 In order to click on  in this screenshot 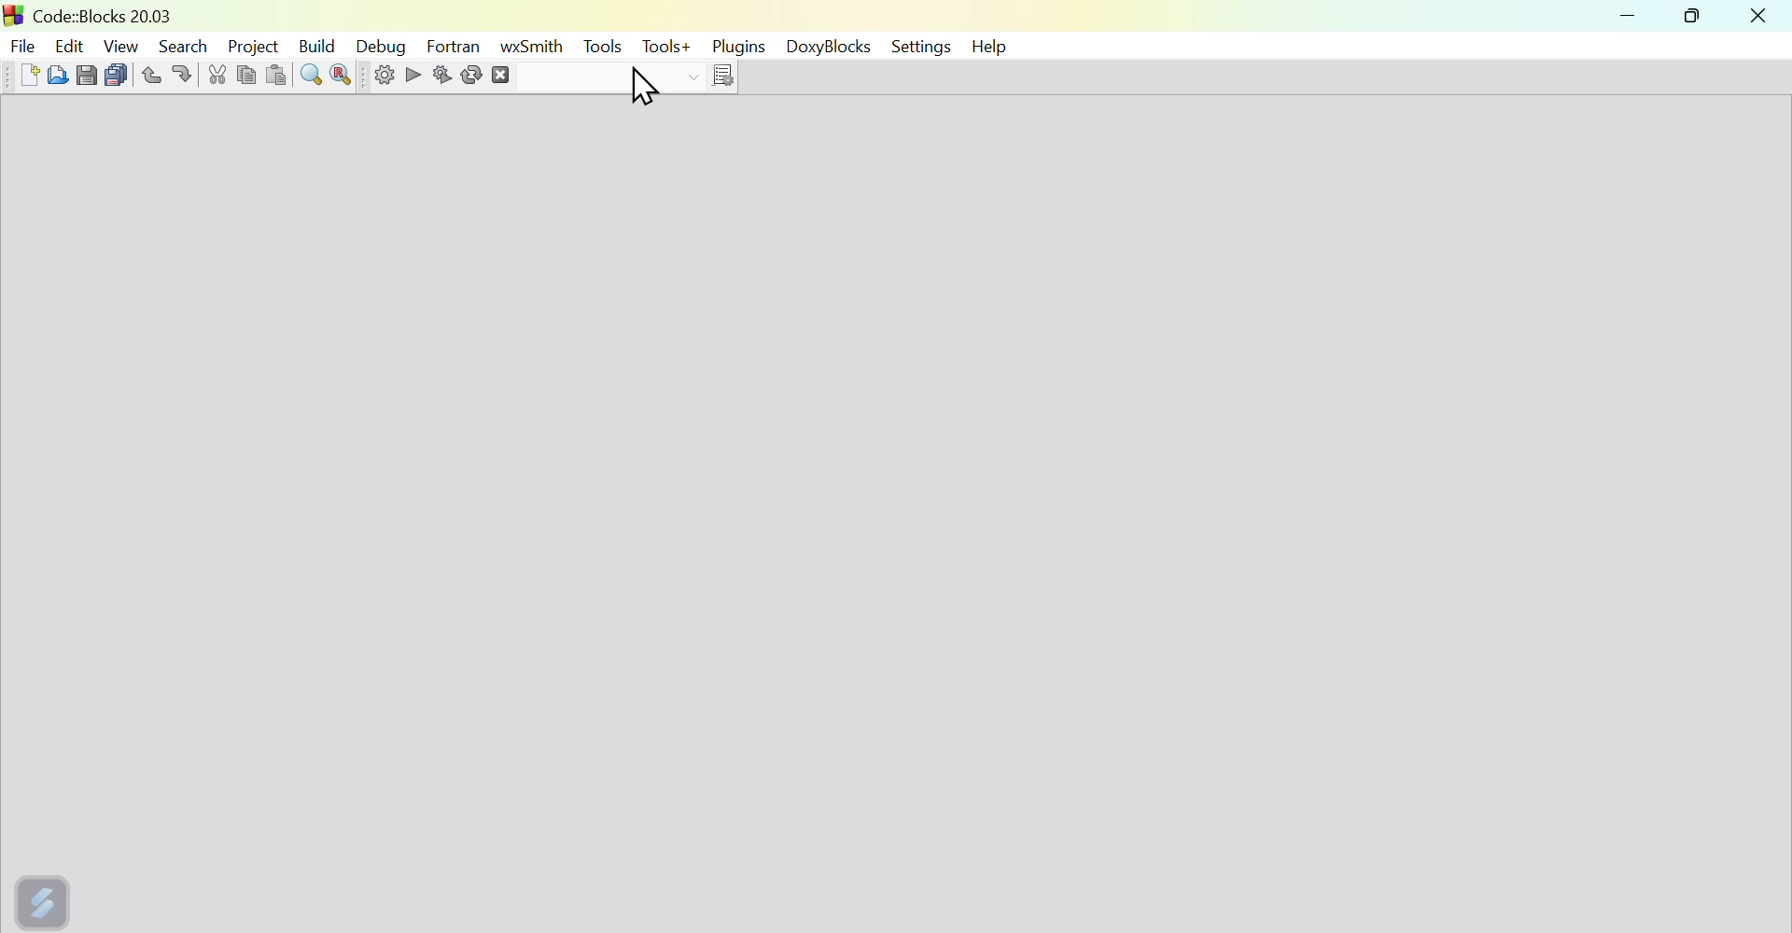, I will do `click(280, 74)`.